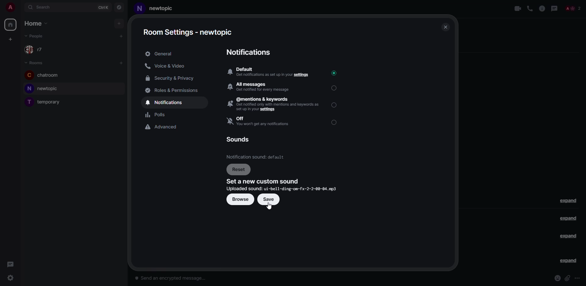  Describe the element at coordinates (119, 8) in the screenshot. I see `navigator` at that location.